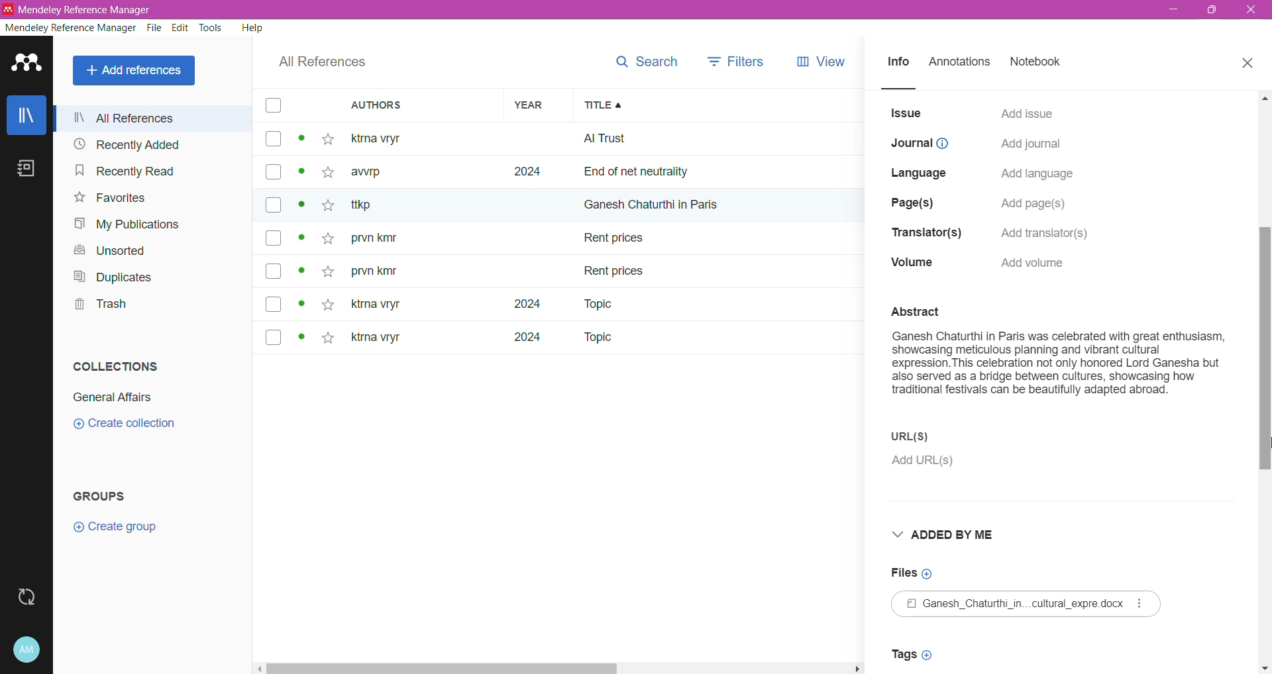 Image resolution: width=1272 pixels, height=674 pixels. I want to click on Tags, so click(916, 654).